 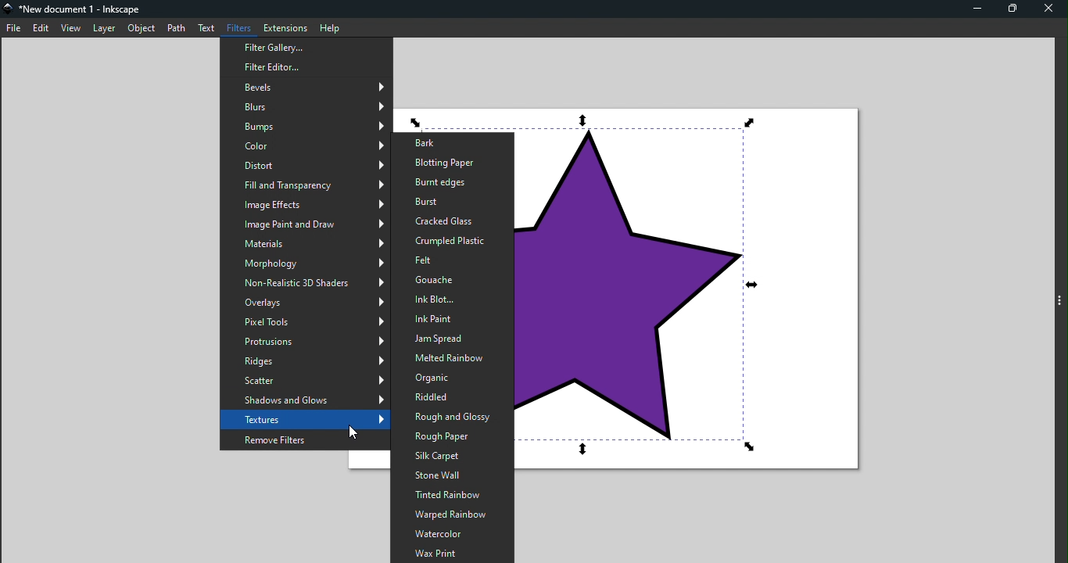 What do you see at coordinates (448, 399) in the screenshot?
I see `Riddled` at bounding box center [448, 399].